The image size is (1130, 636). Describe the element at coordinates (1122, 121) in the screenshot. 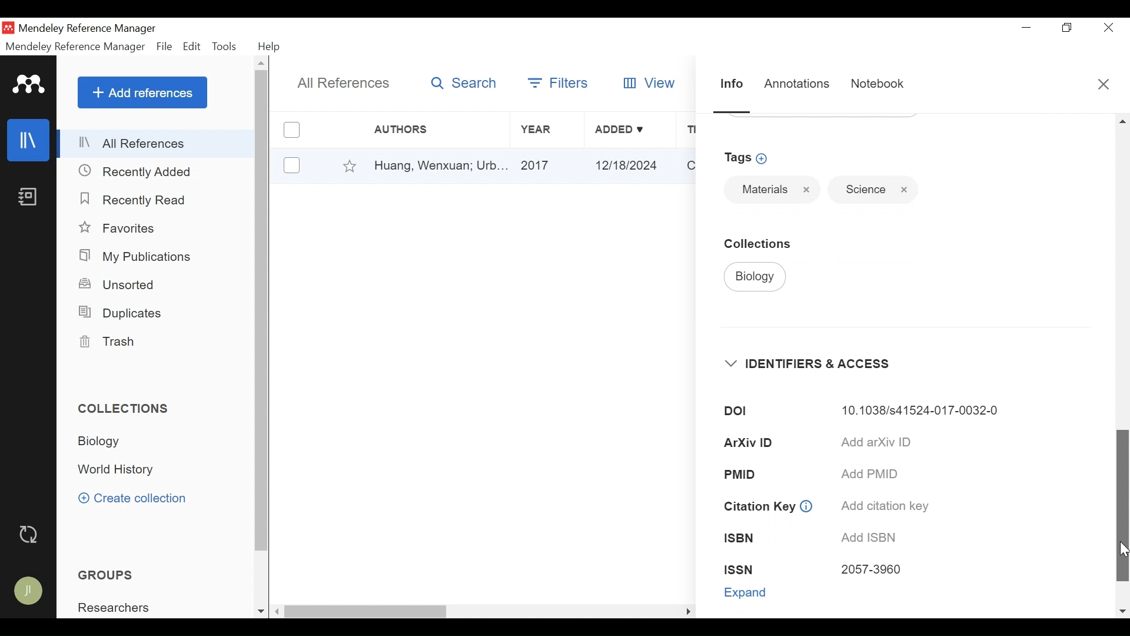

I see `Scroll up` at that location.